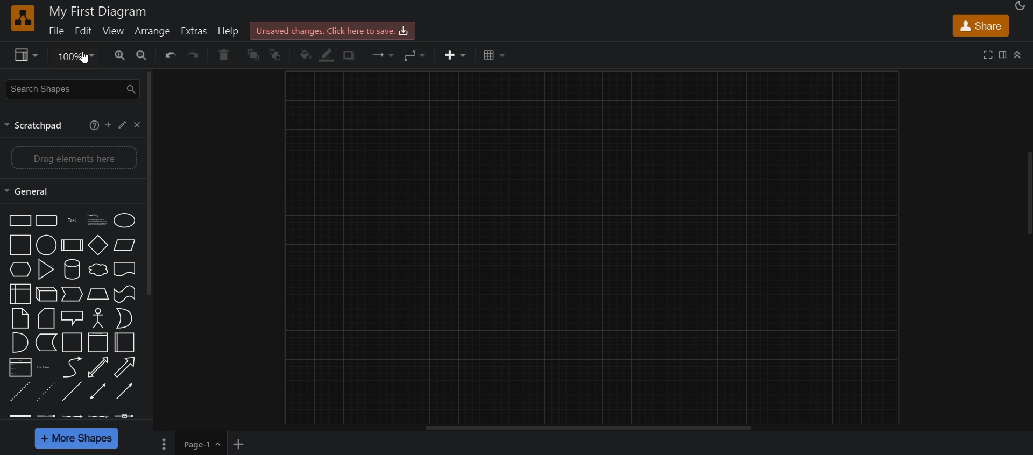  What do you see at coordinates (1026, 194) in the screenshot?
I see `scroll` at bounding box center [1026, 194].